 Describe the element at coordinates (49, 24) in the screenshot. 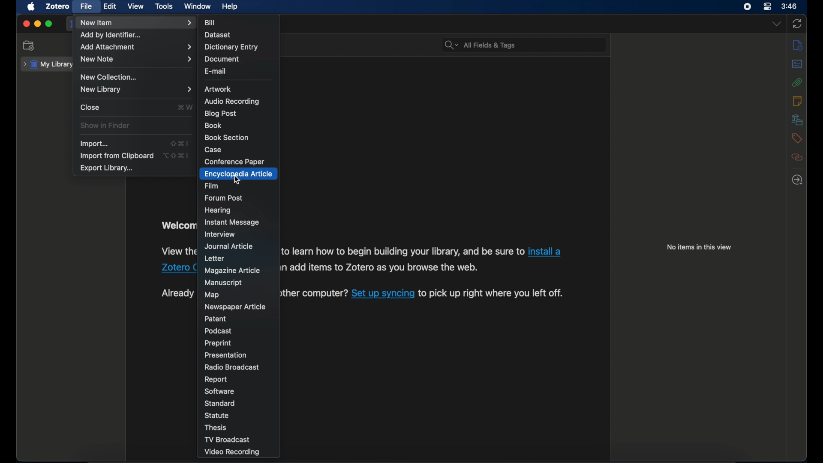

I see `maximize` at that location.